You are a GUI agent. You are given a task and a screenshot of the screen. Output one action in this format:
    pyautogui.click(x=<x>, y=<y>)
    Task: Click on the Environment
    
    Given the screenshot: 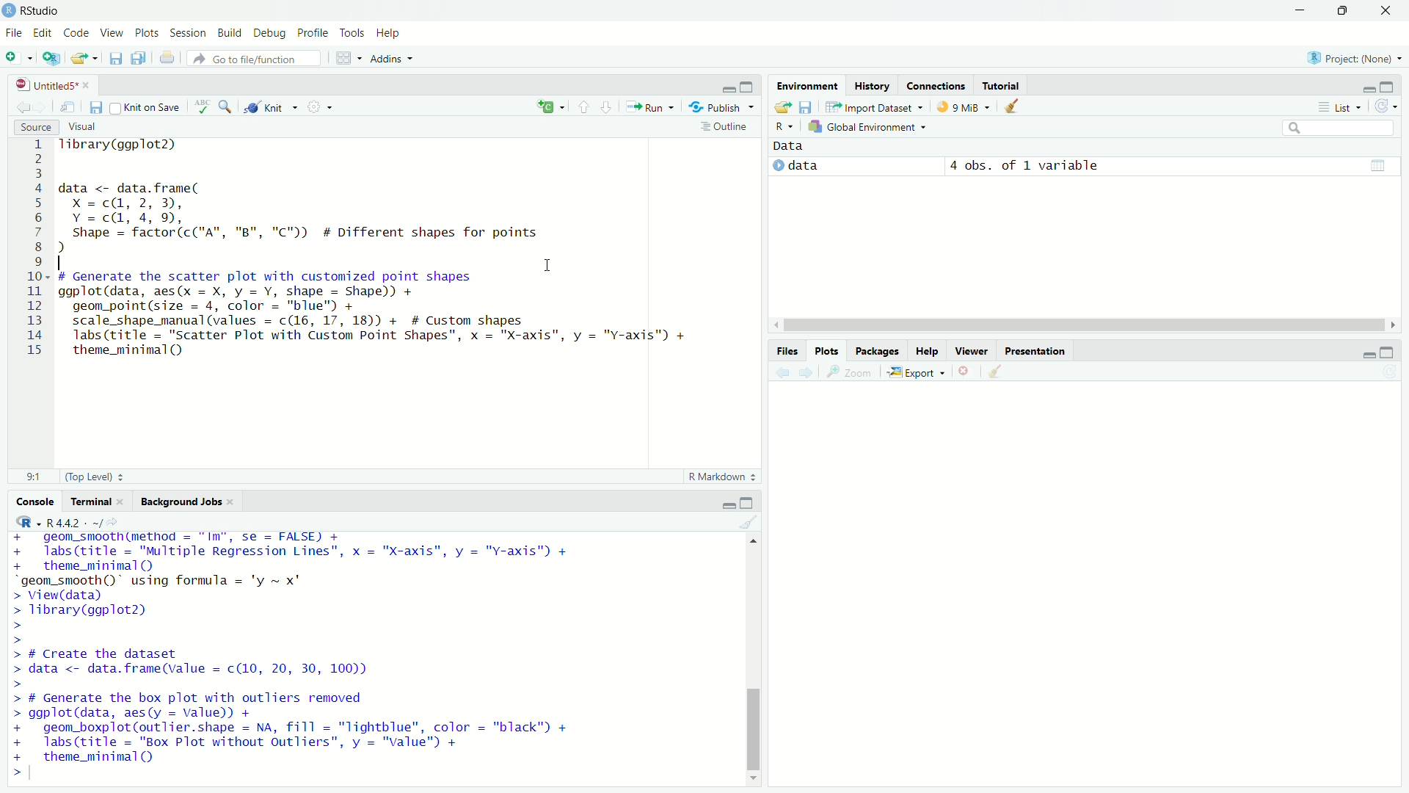 What is the action you would take?
    pyautogui.click(x=807, y=86)
    